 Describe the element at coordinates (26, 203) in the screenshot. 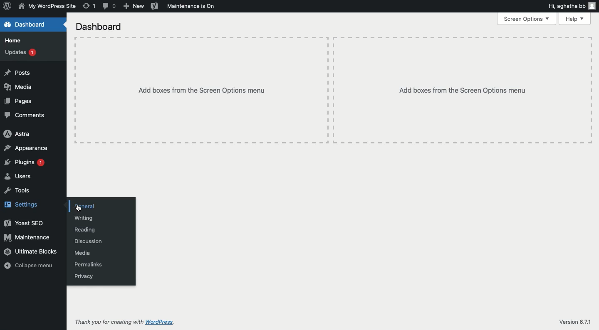

I see `Settings` at that location.